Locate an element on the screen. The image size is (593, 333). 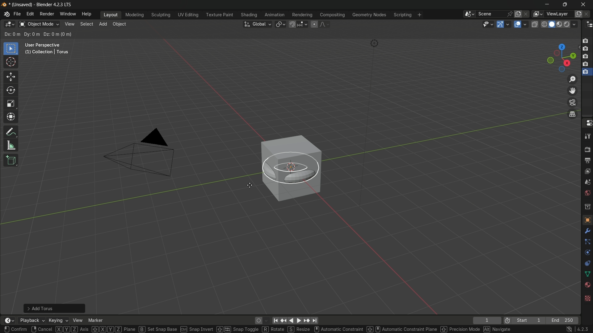
Start 1 is located at coordinates (530, 321).